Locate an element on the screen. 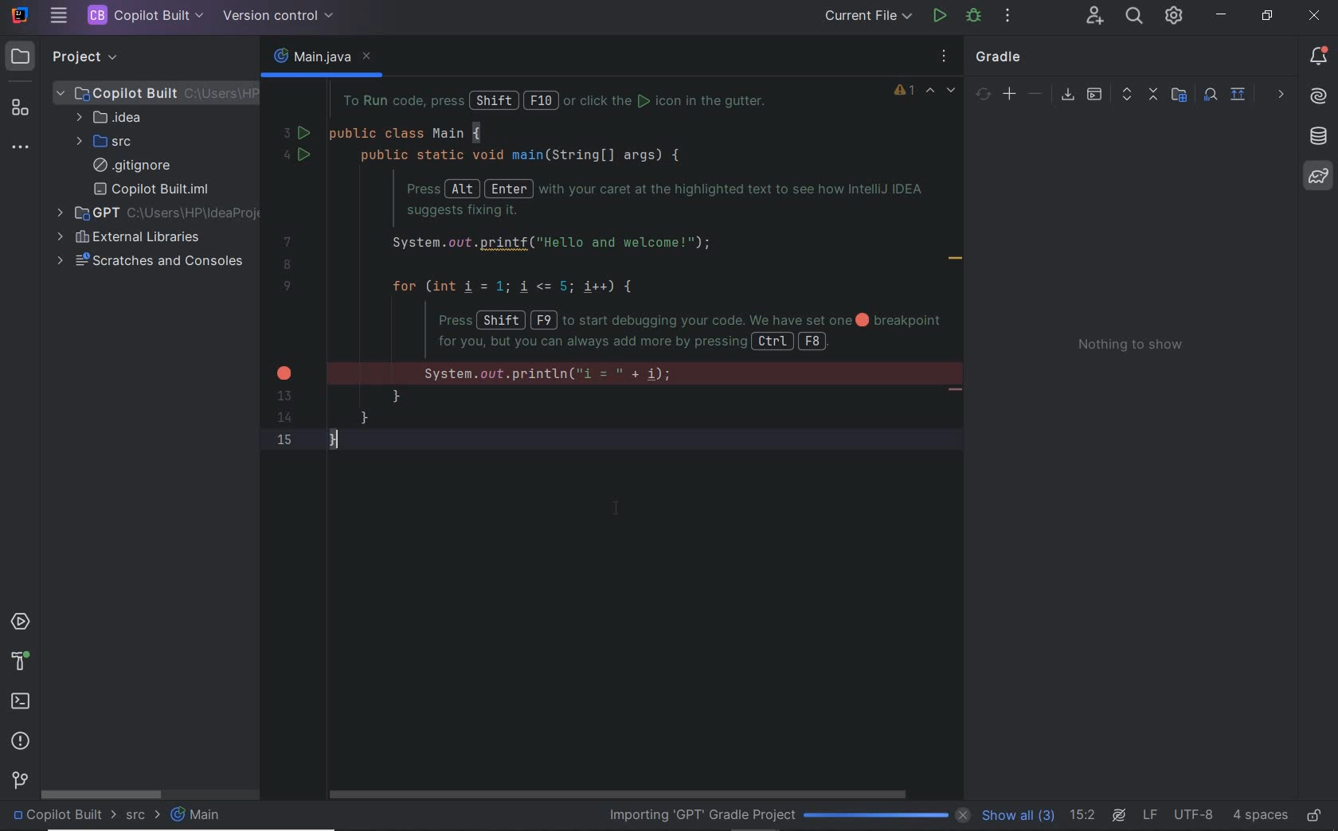 This screenshot has width=1338, height=831. terminal is located at coordinates (20, 700).